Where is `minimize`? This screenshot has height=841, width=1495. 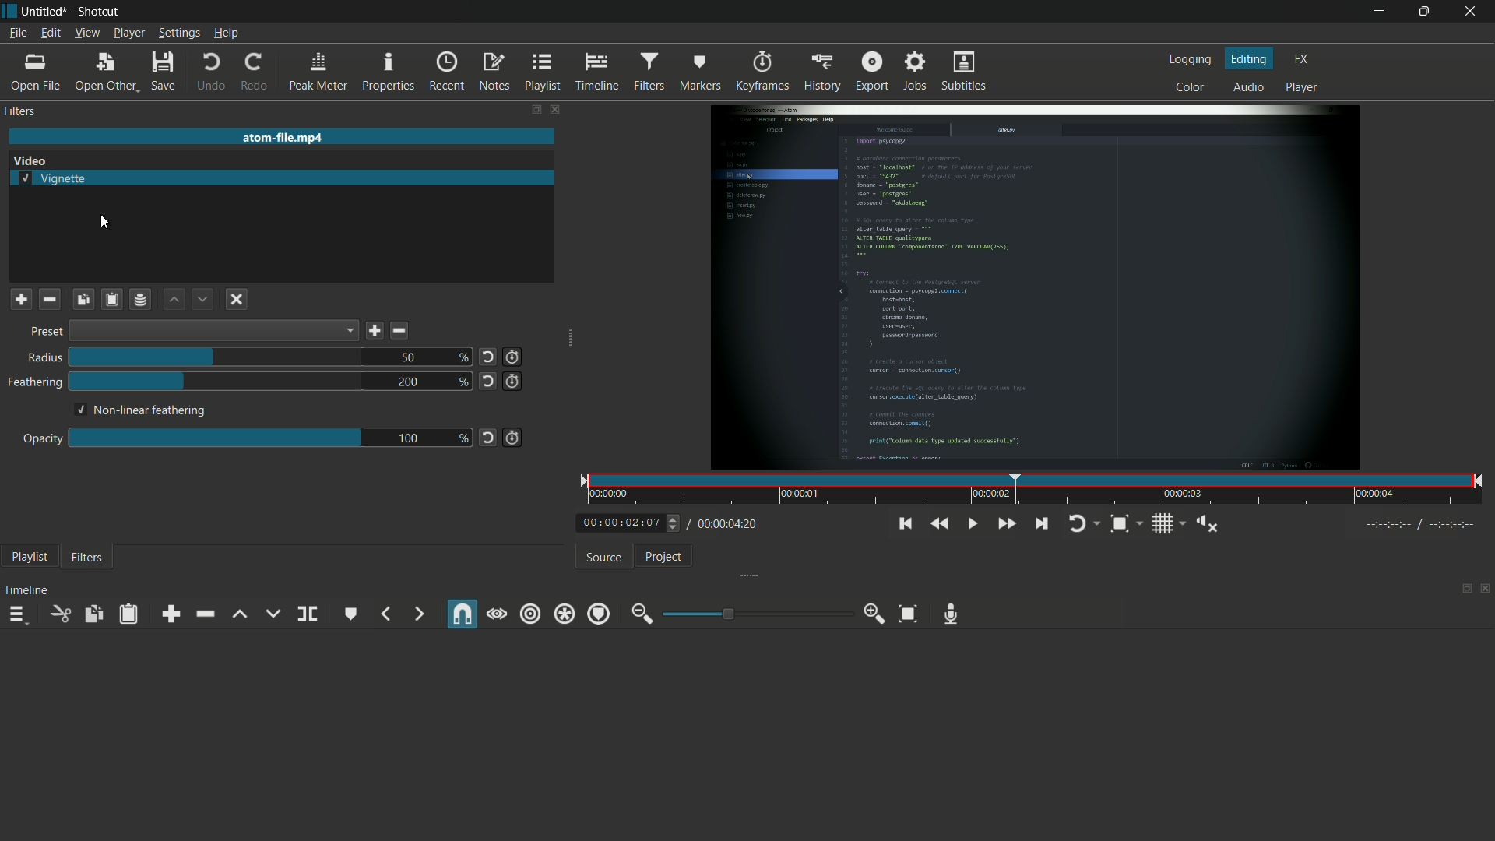
minimize is located at coordinates (1379, 12).